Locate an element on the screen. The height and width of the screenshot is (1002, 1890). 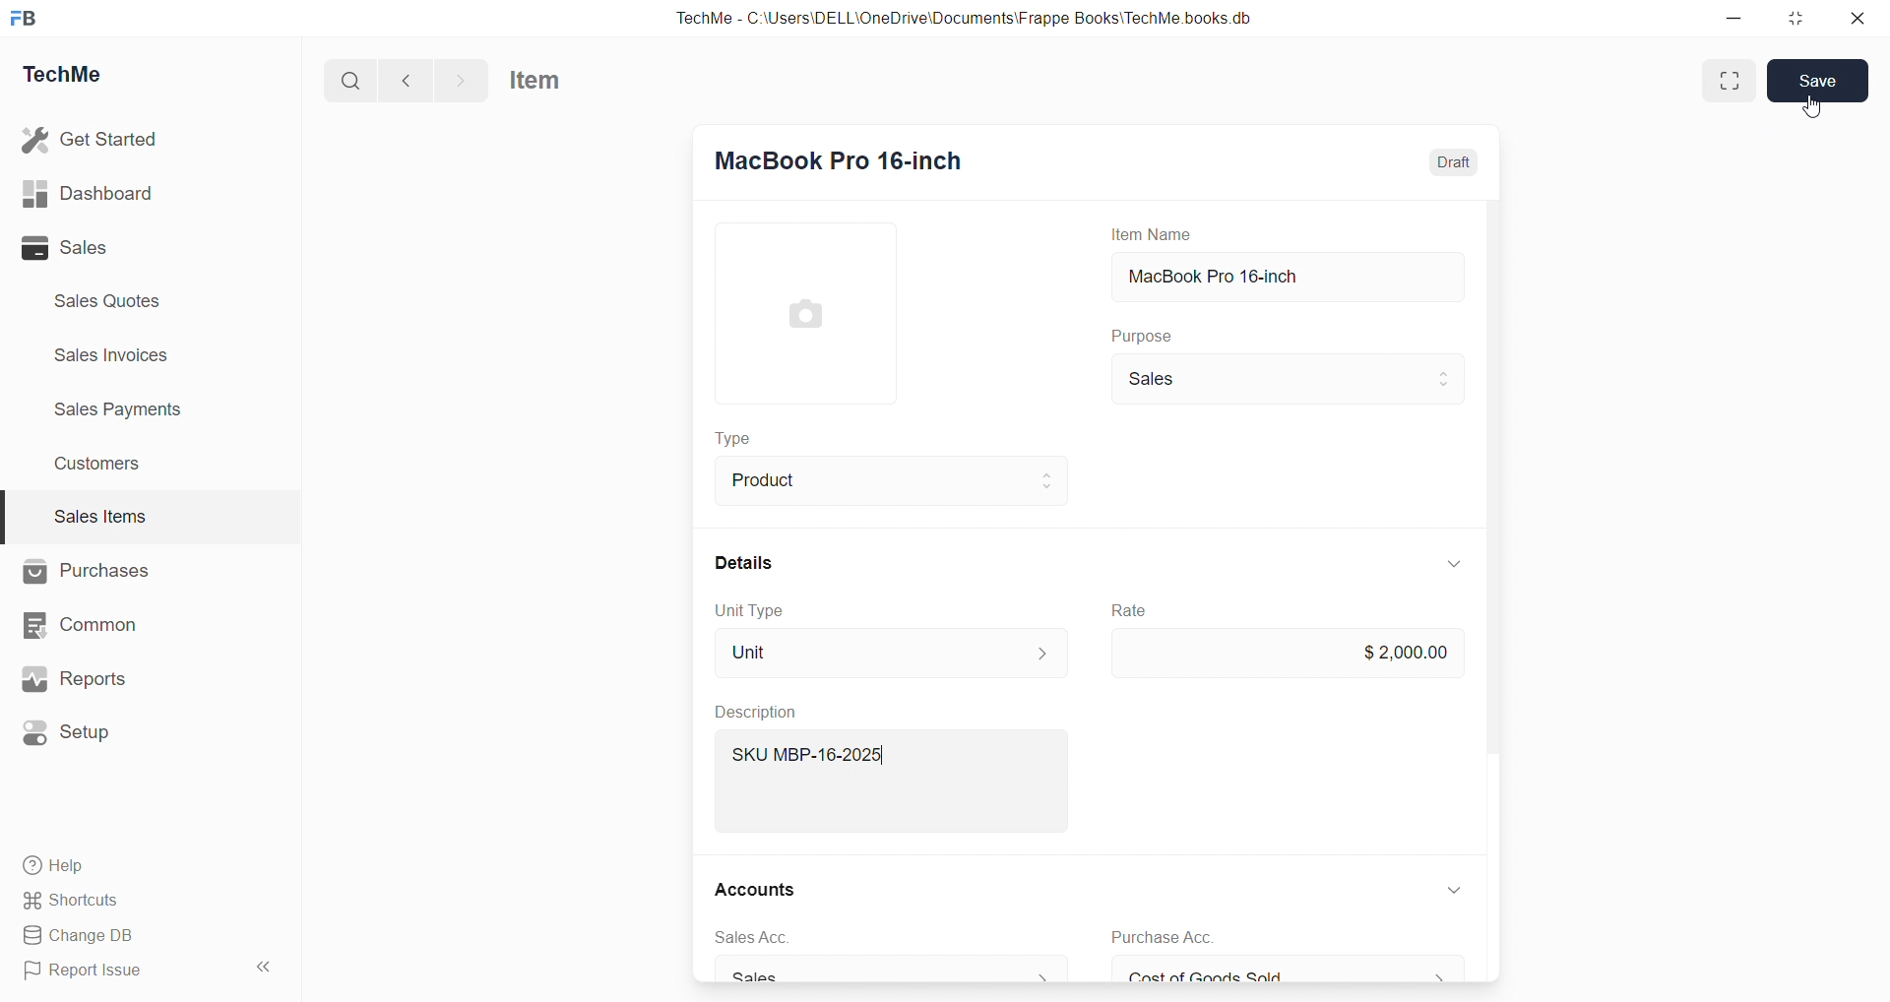
Product is located at coordinates (890, 481).